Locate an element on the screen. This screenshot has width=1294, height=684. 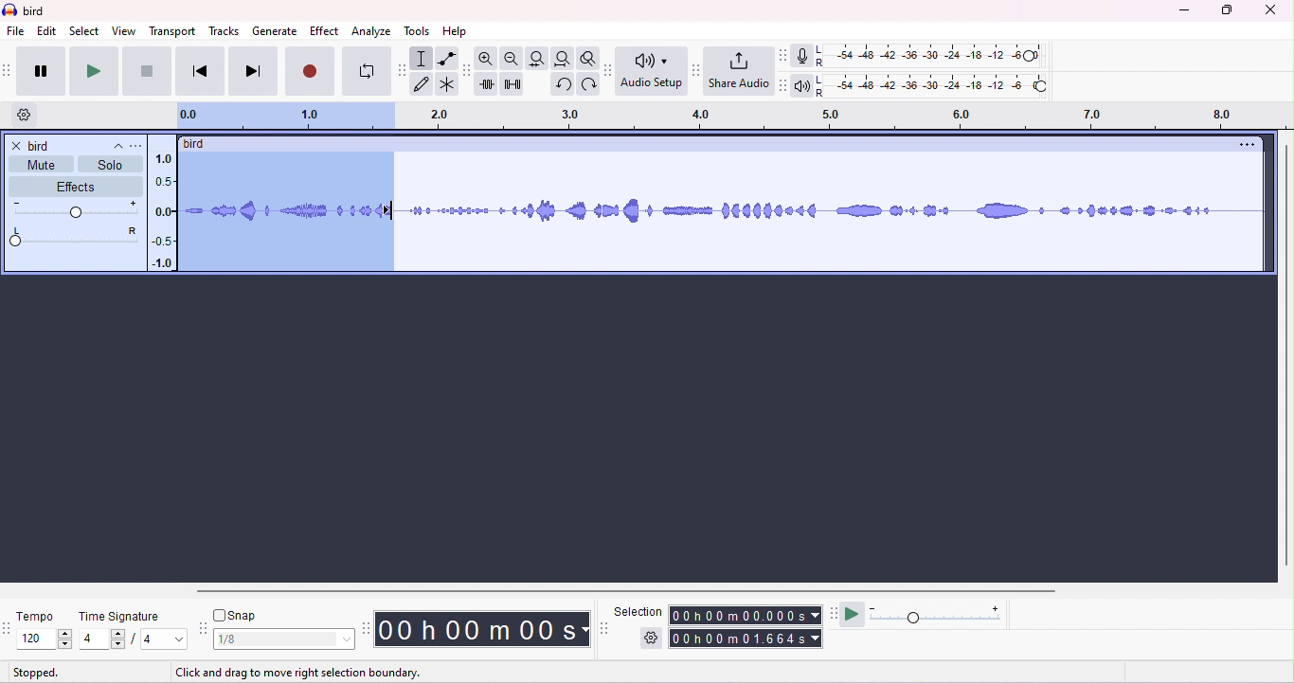
previous is located at coordinates (199, 72).